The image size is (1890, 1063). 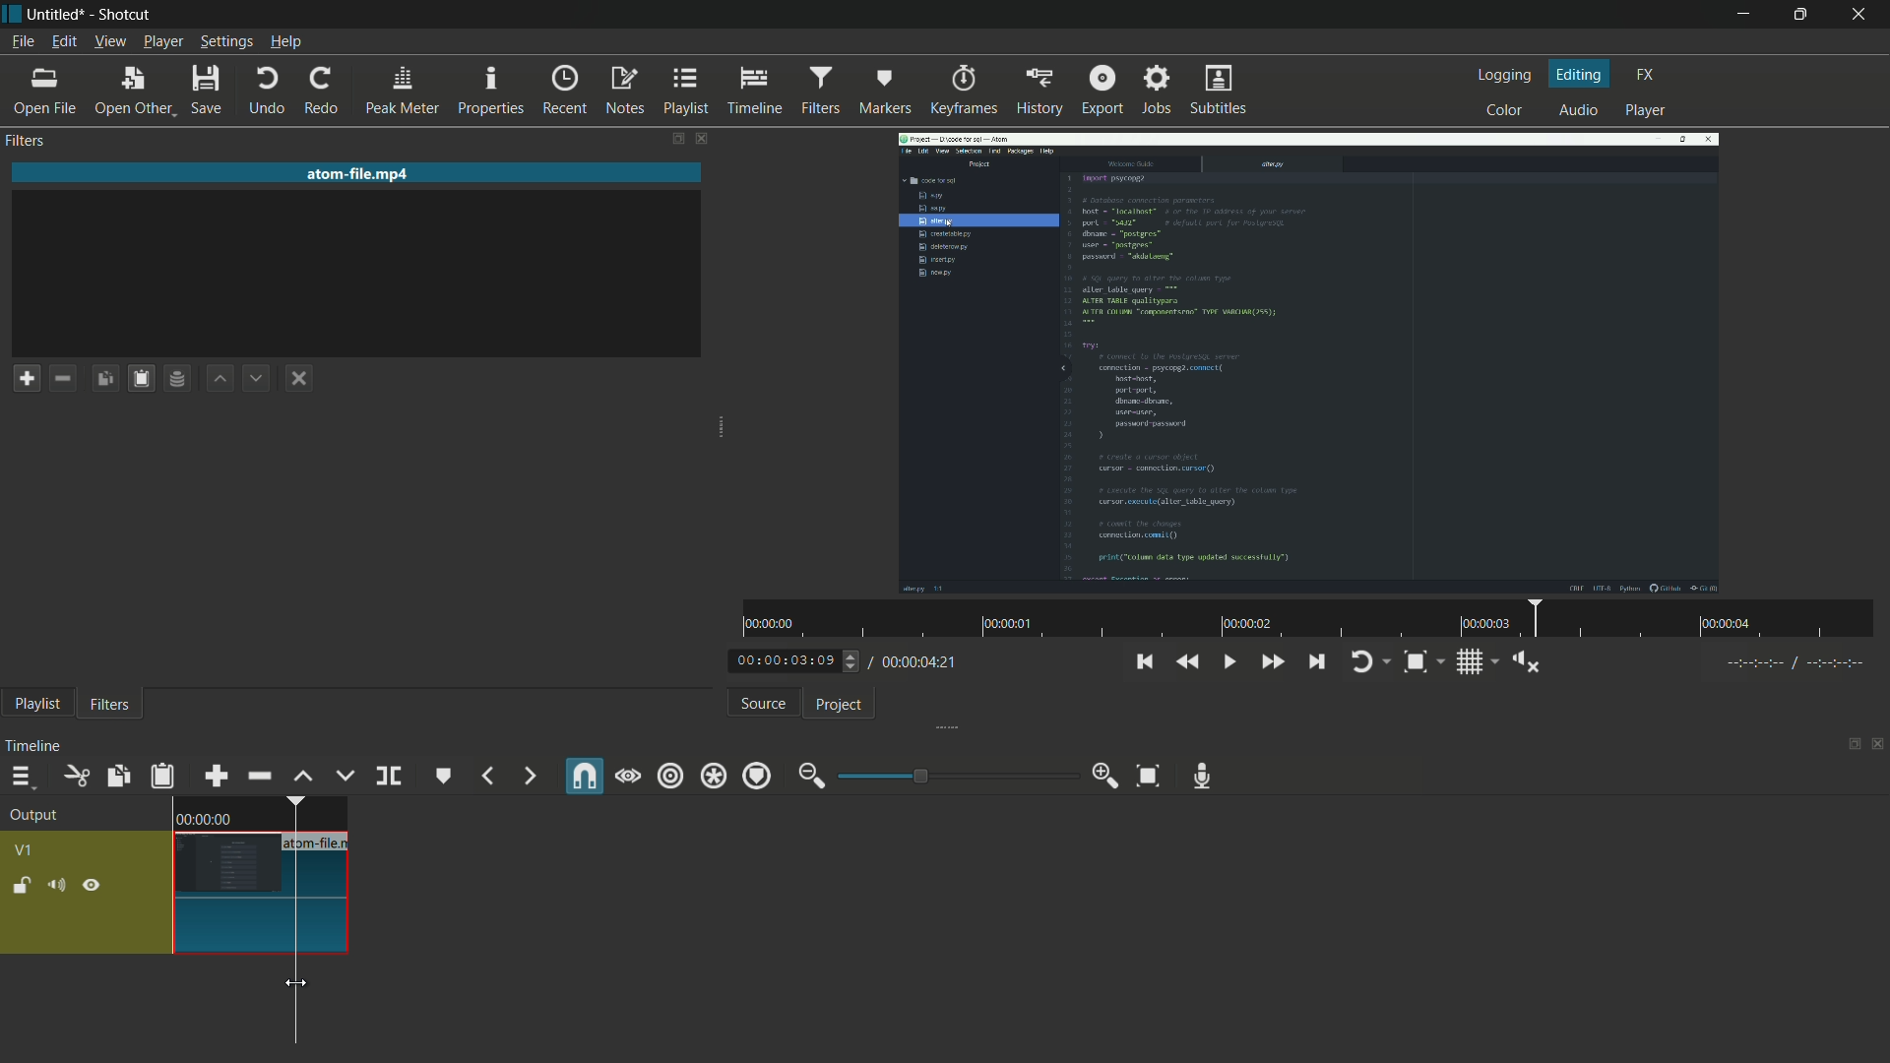 I want to click on source, so click(x=766, y=705).